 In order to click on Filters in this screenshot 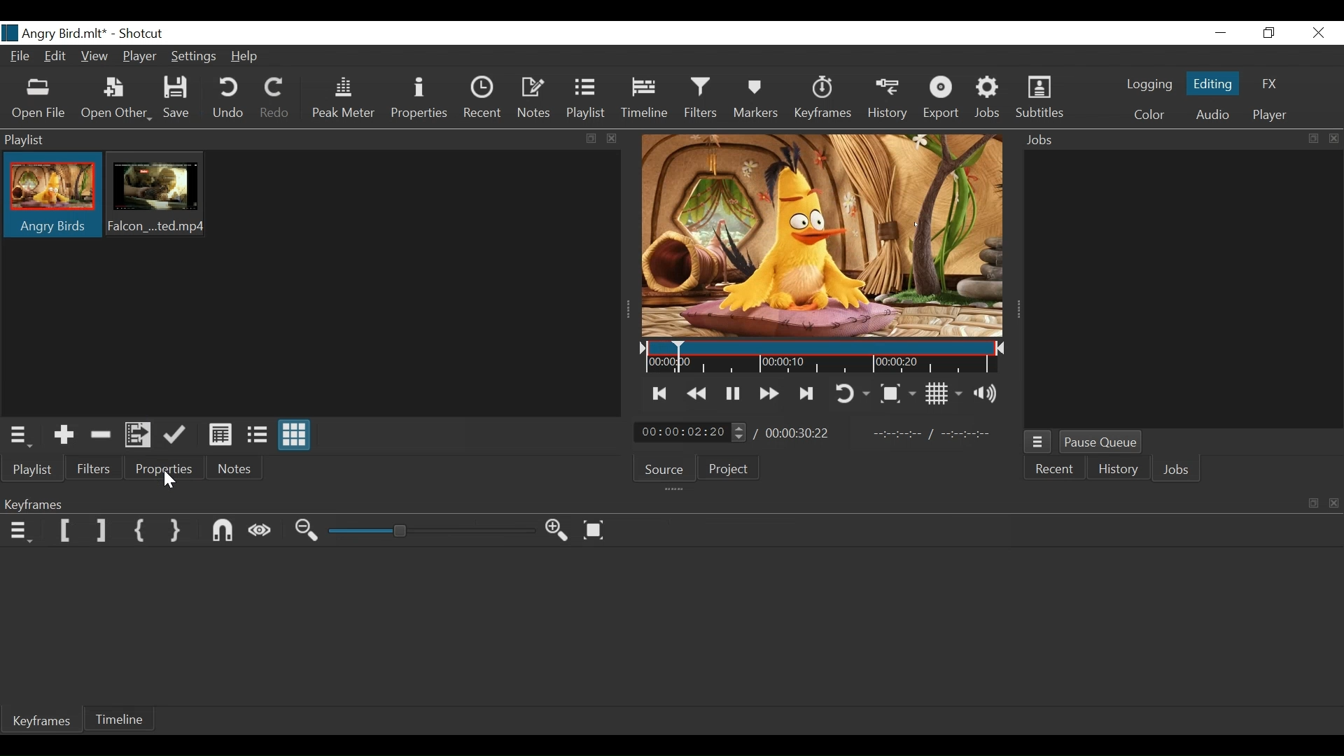, I will do `click(699, 100)`.